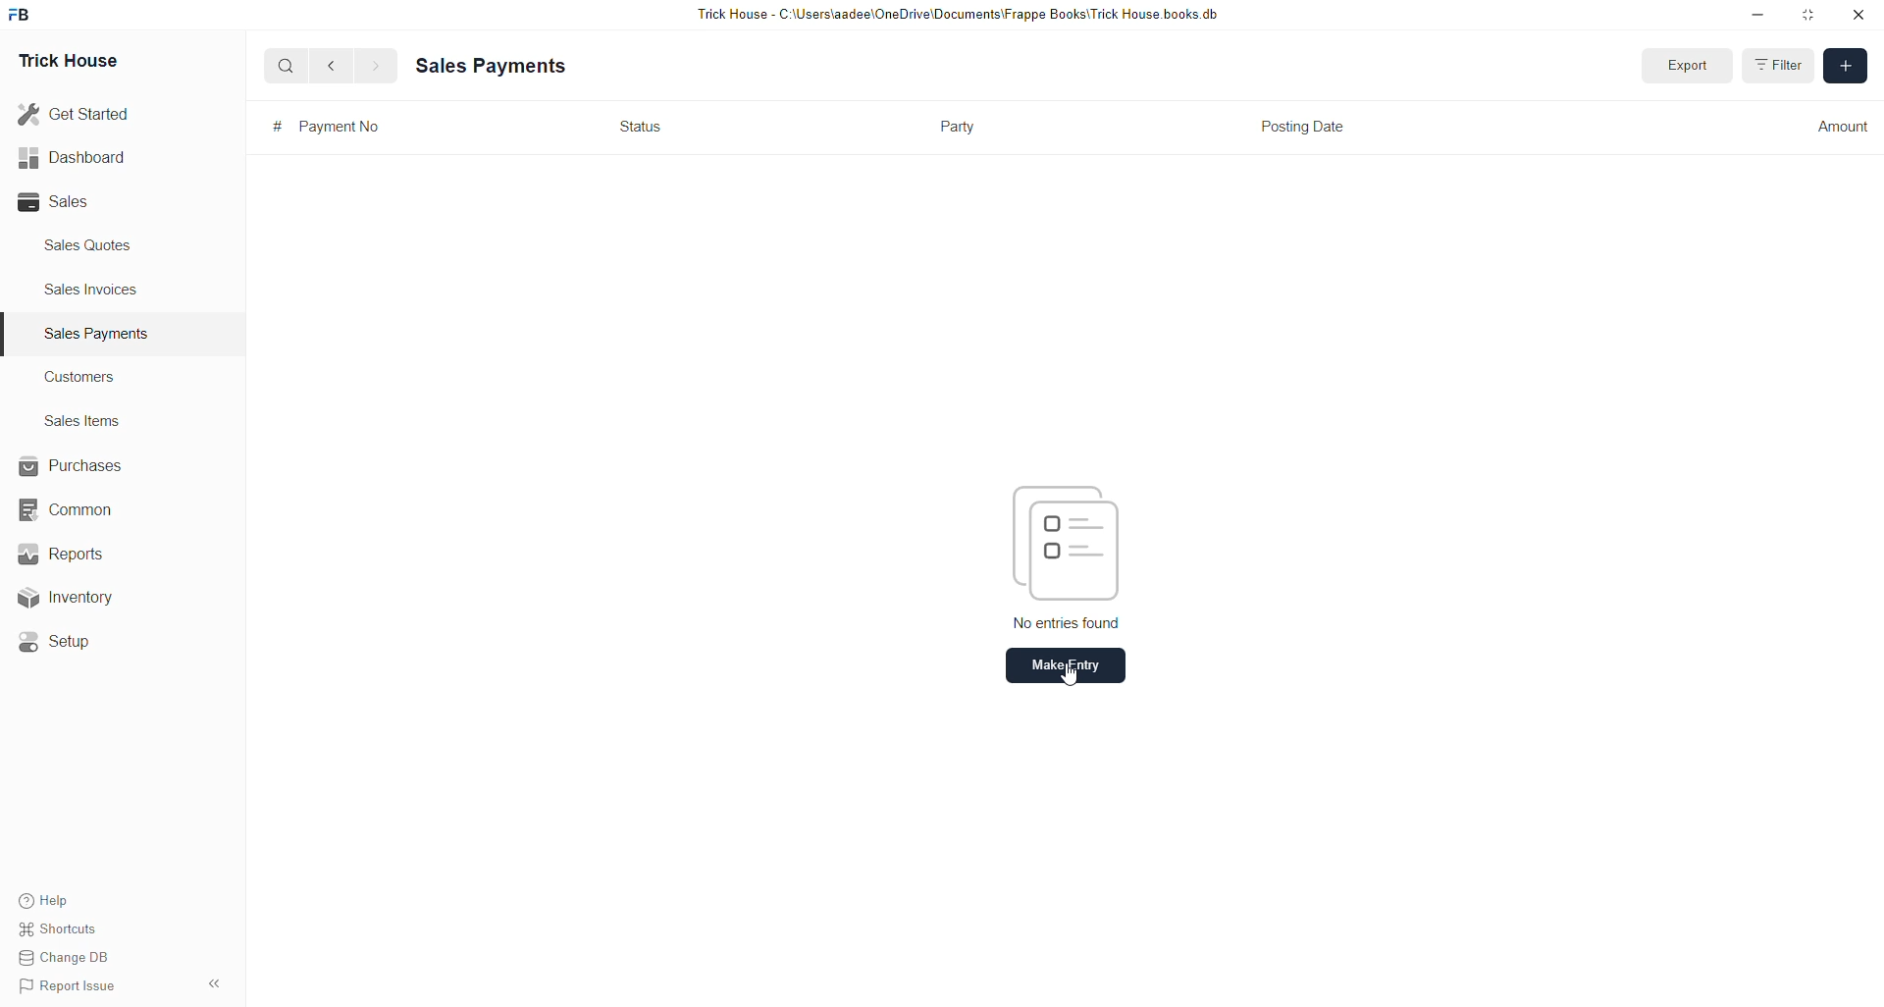  Describe the element at coordinates (641, 126) in the screenshot. I see `Status` at that location.